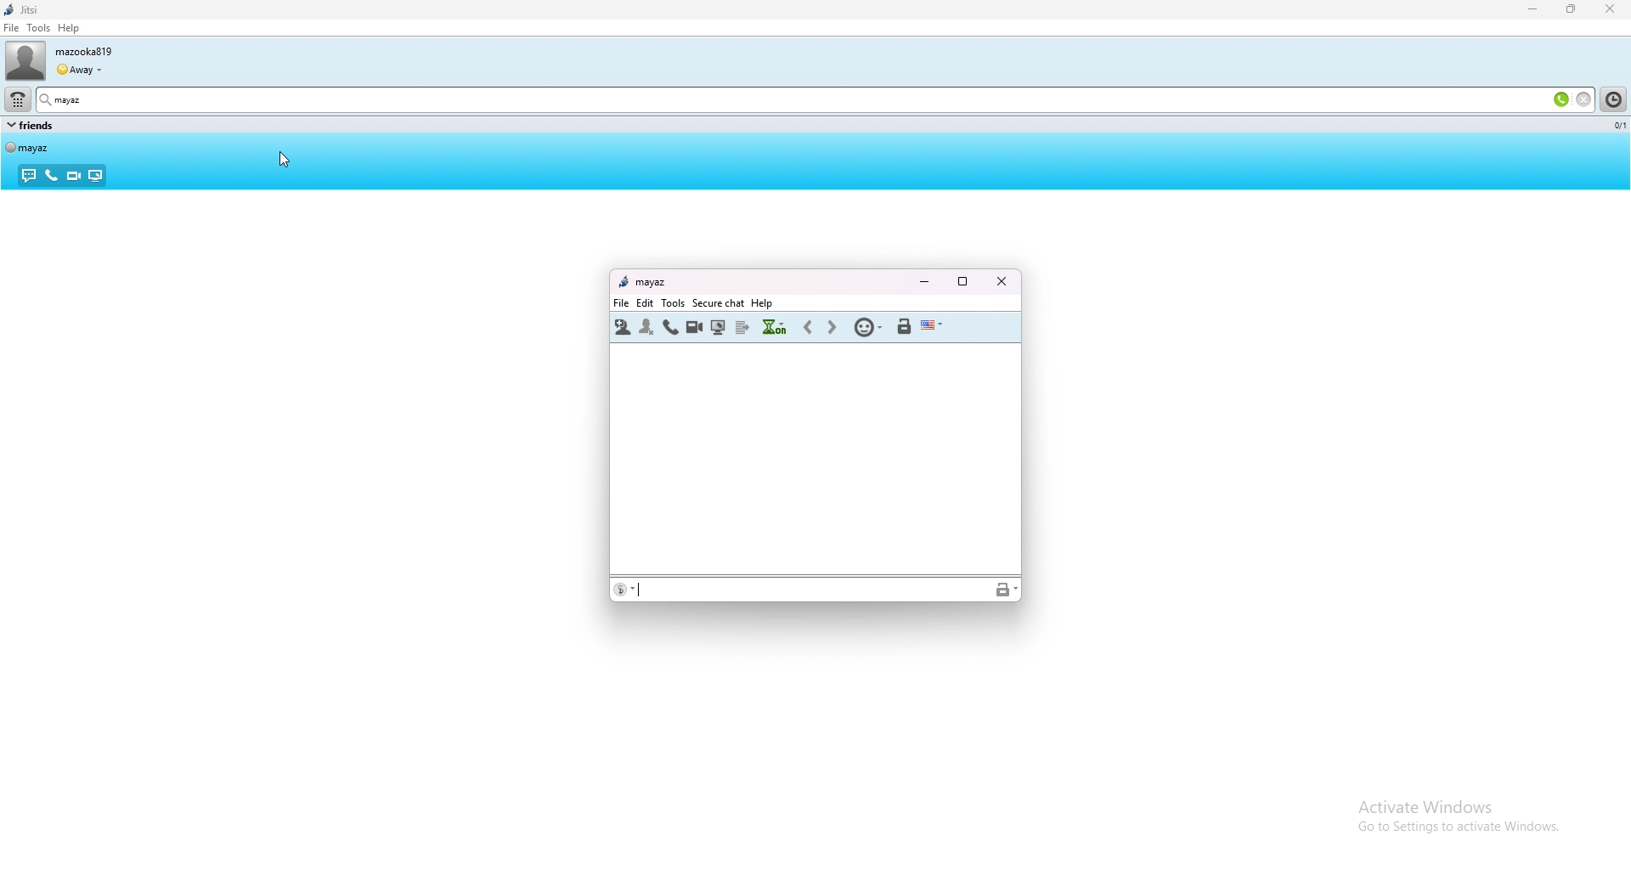 The height and width of the screenshot is (875, 1631). Describe the element at coordinates (641, 283) in the screenshot. I see `mayaz` at that location.